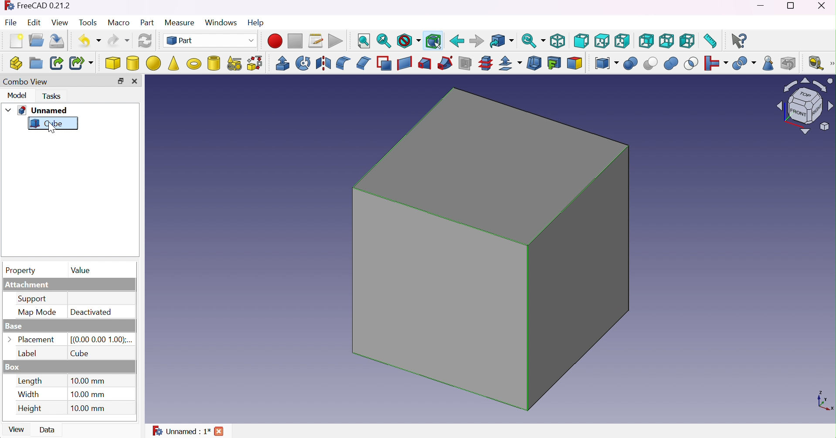 The image size is (836, 438). What do you see at coordinates (343, 64) in the screenshot?
I see `Fillet` at bounding box center [343, 64].